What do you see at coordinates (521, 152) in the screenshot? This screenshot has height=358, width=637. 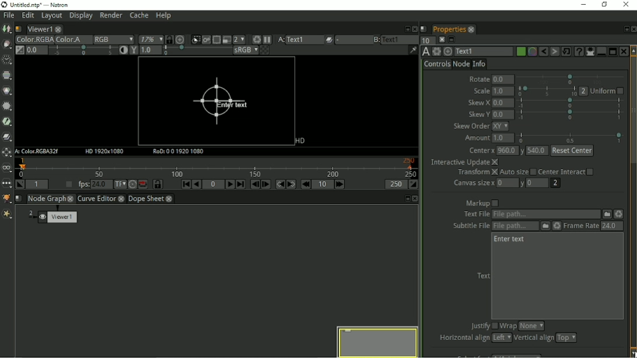 I see `y` at bounding box center [521, 152].